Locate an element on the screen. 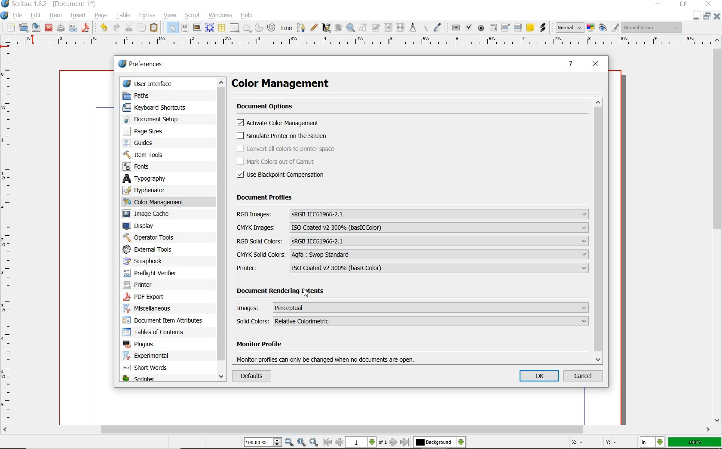 The width and height of the screenshot is (722, 449). edit contents of frame is located at coordinates (363, 27).